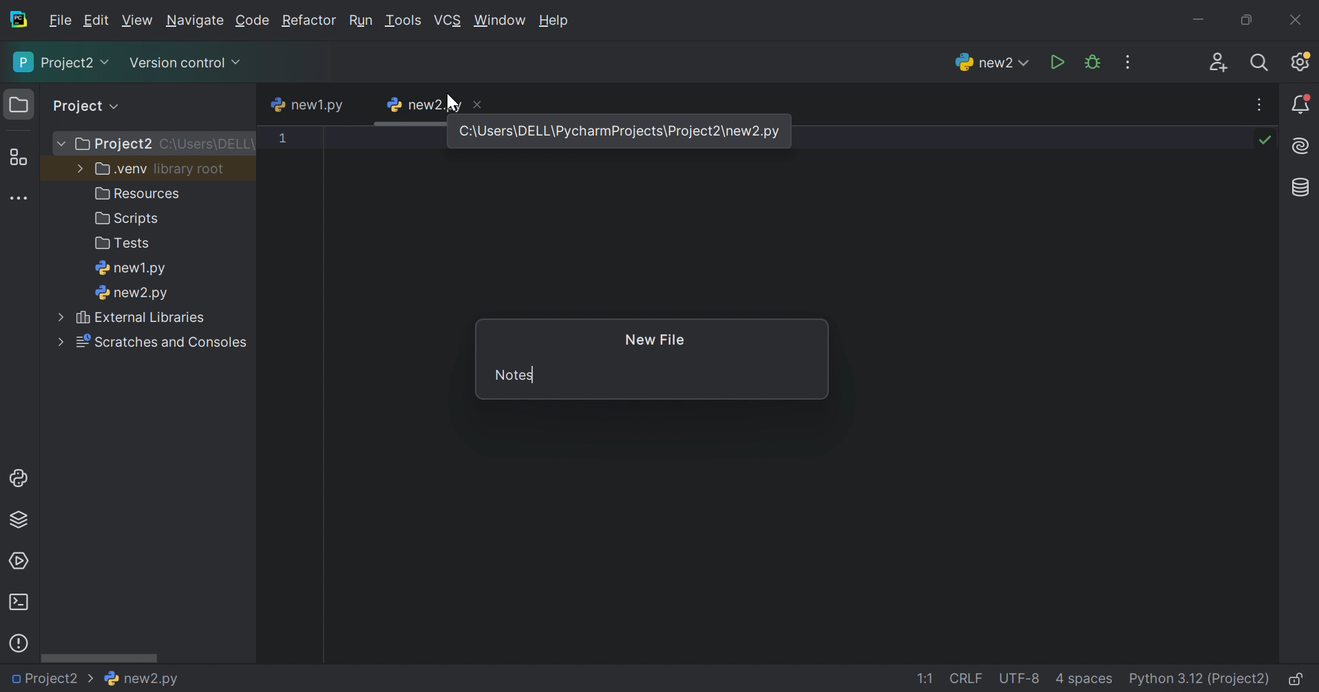  I want to click on Navigate, so click(195, 22).